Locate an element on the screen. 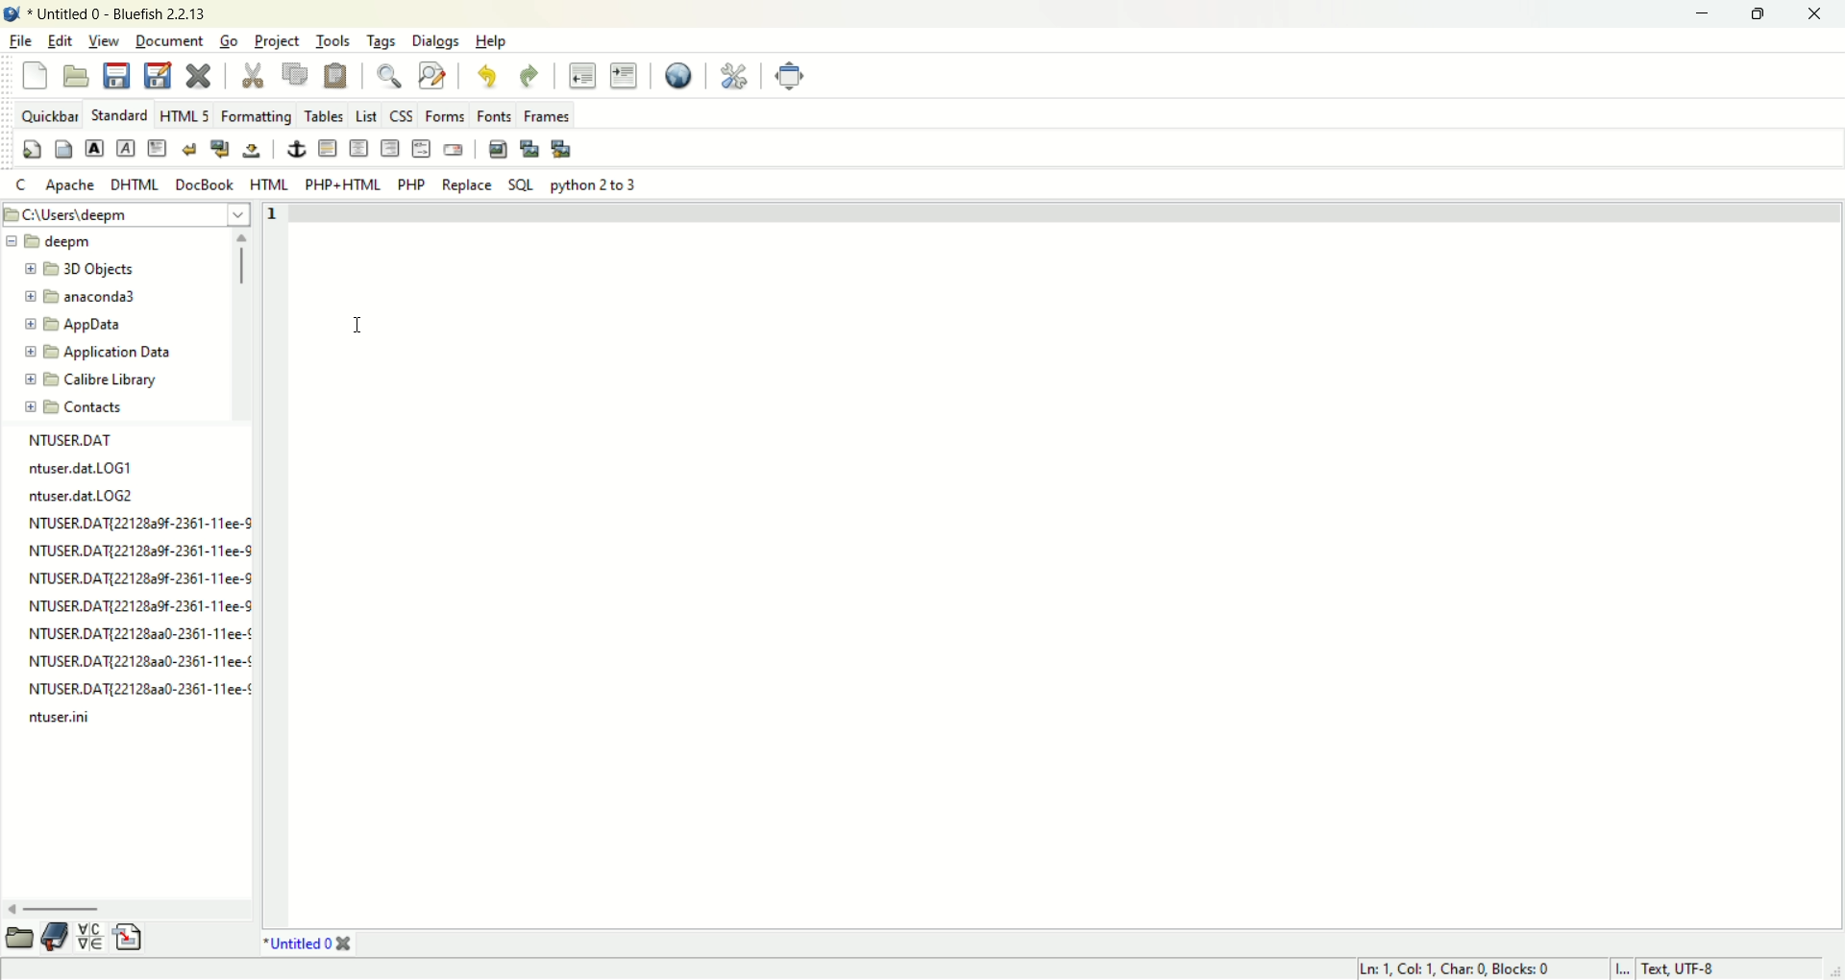  Python 2 to 3 is located at coordinates (595, 184).